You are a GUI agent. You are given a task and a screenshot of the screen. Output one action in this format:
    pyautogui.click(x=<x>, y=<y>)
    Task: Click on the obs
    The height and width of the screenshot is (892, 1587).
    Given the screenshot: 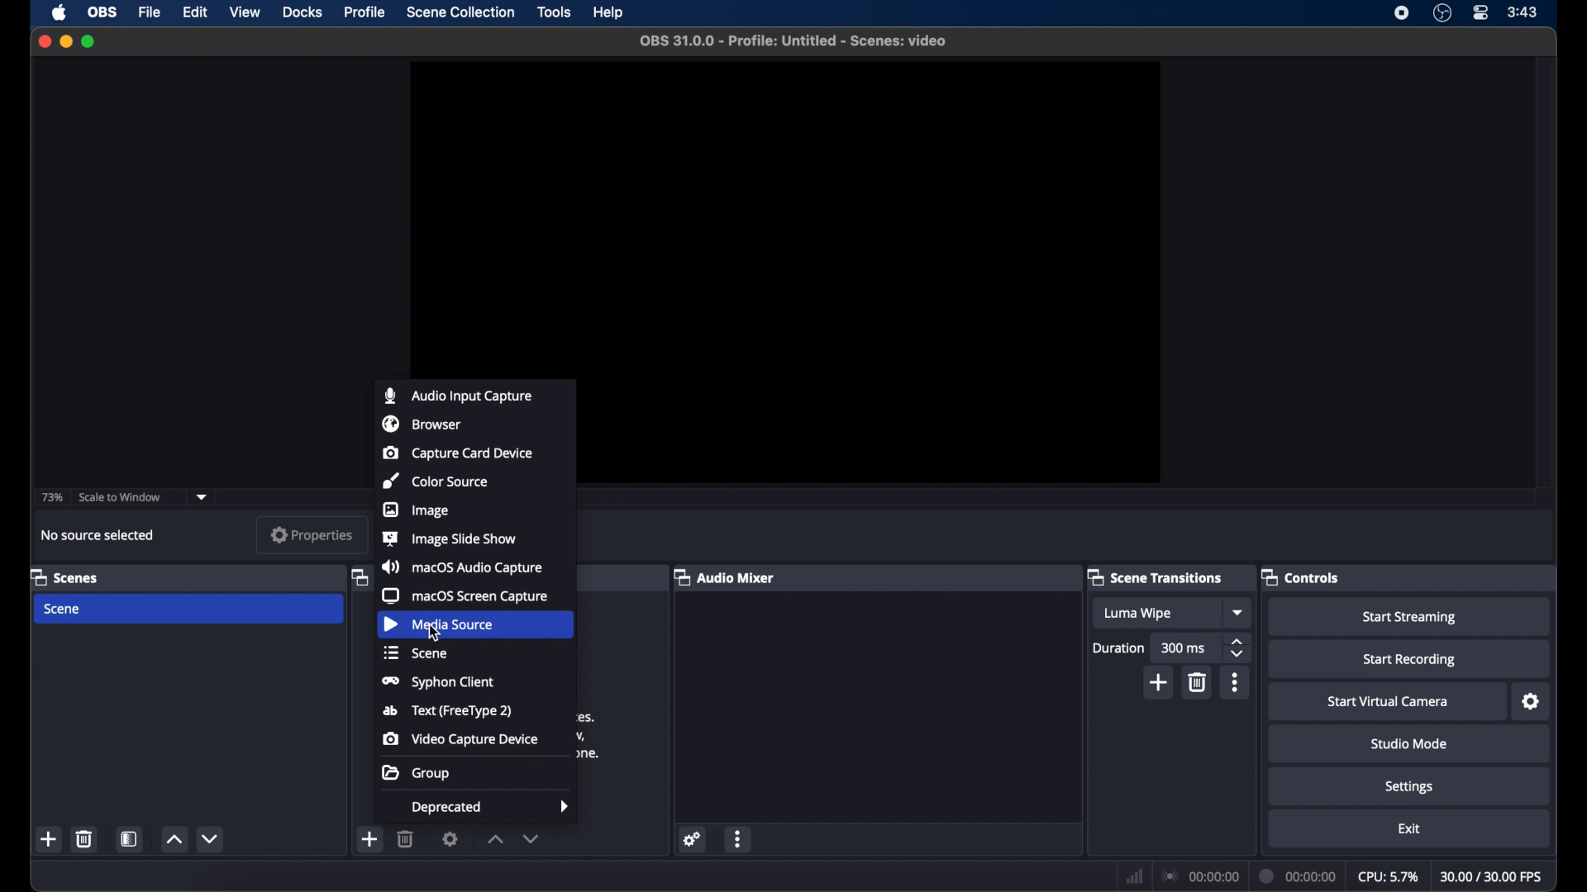 What is the action you would take?
    pyautogui.click(x=102, y=12)
    